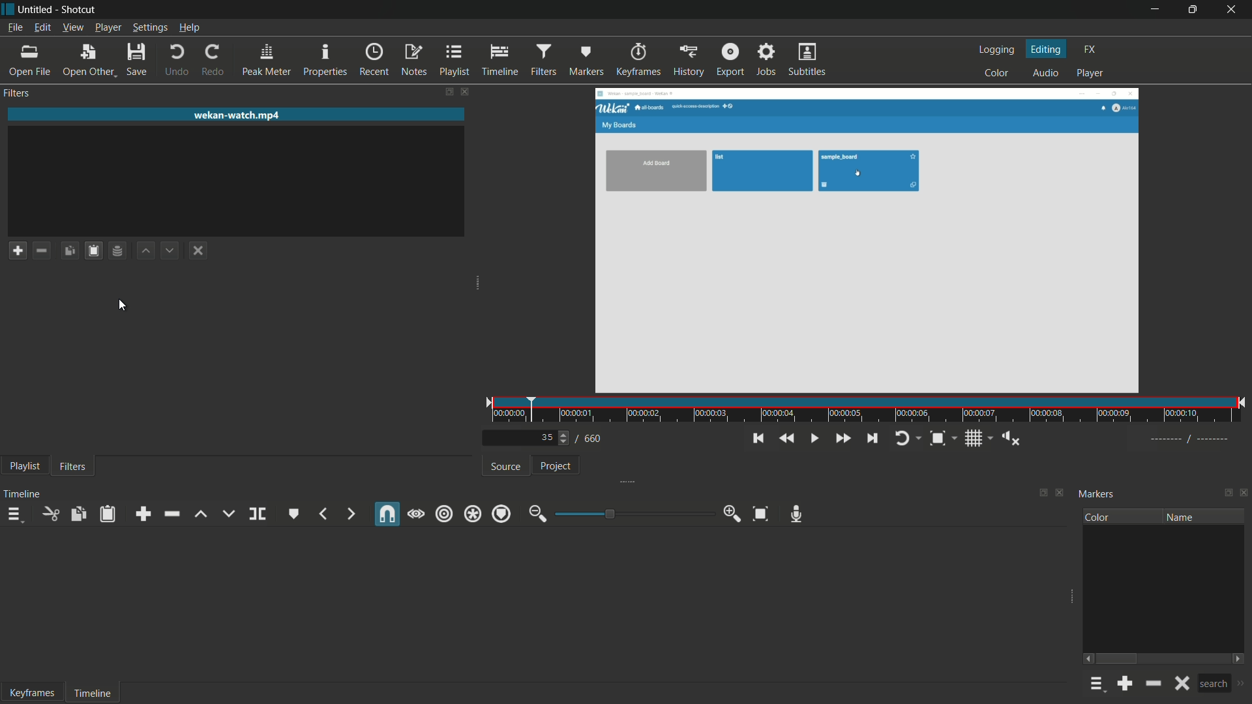 The width and height of the screenshot is (1252, 704). What do you see at coordinates (42, 27) in the screenshot?
I see `edit menu` at bounding box center [42, 27].